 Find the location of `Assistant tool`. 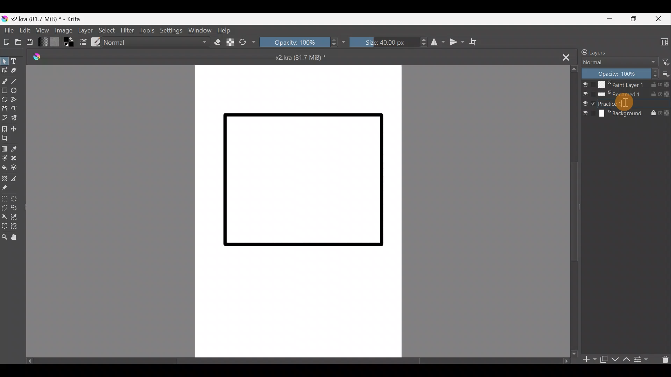

Assistant tool is located at coordinates (5, 179).